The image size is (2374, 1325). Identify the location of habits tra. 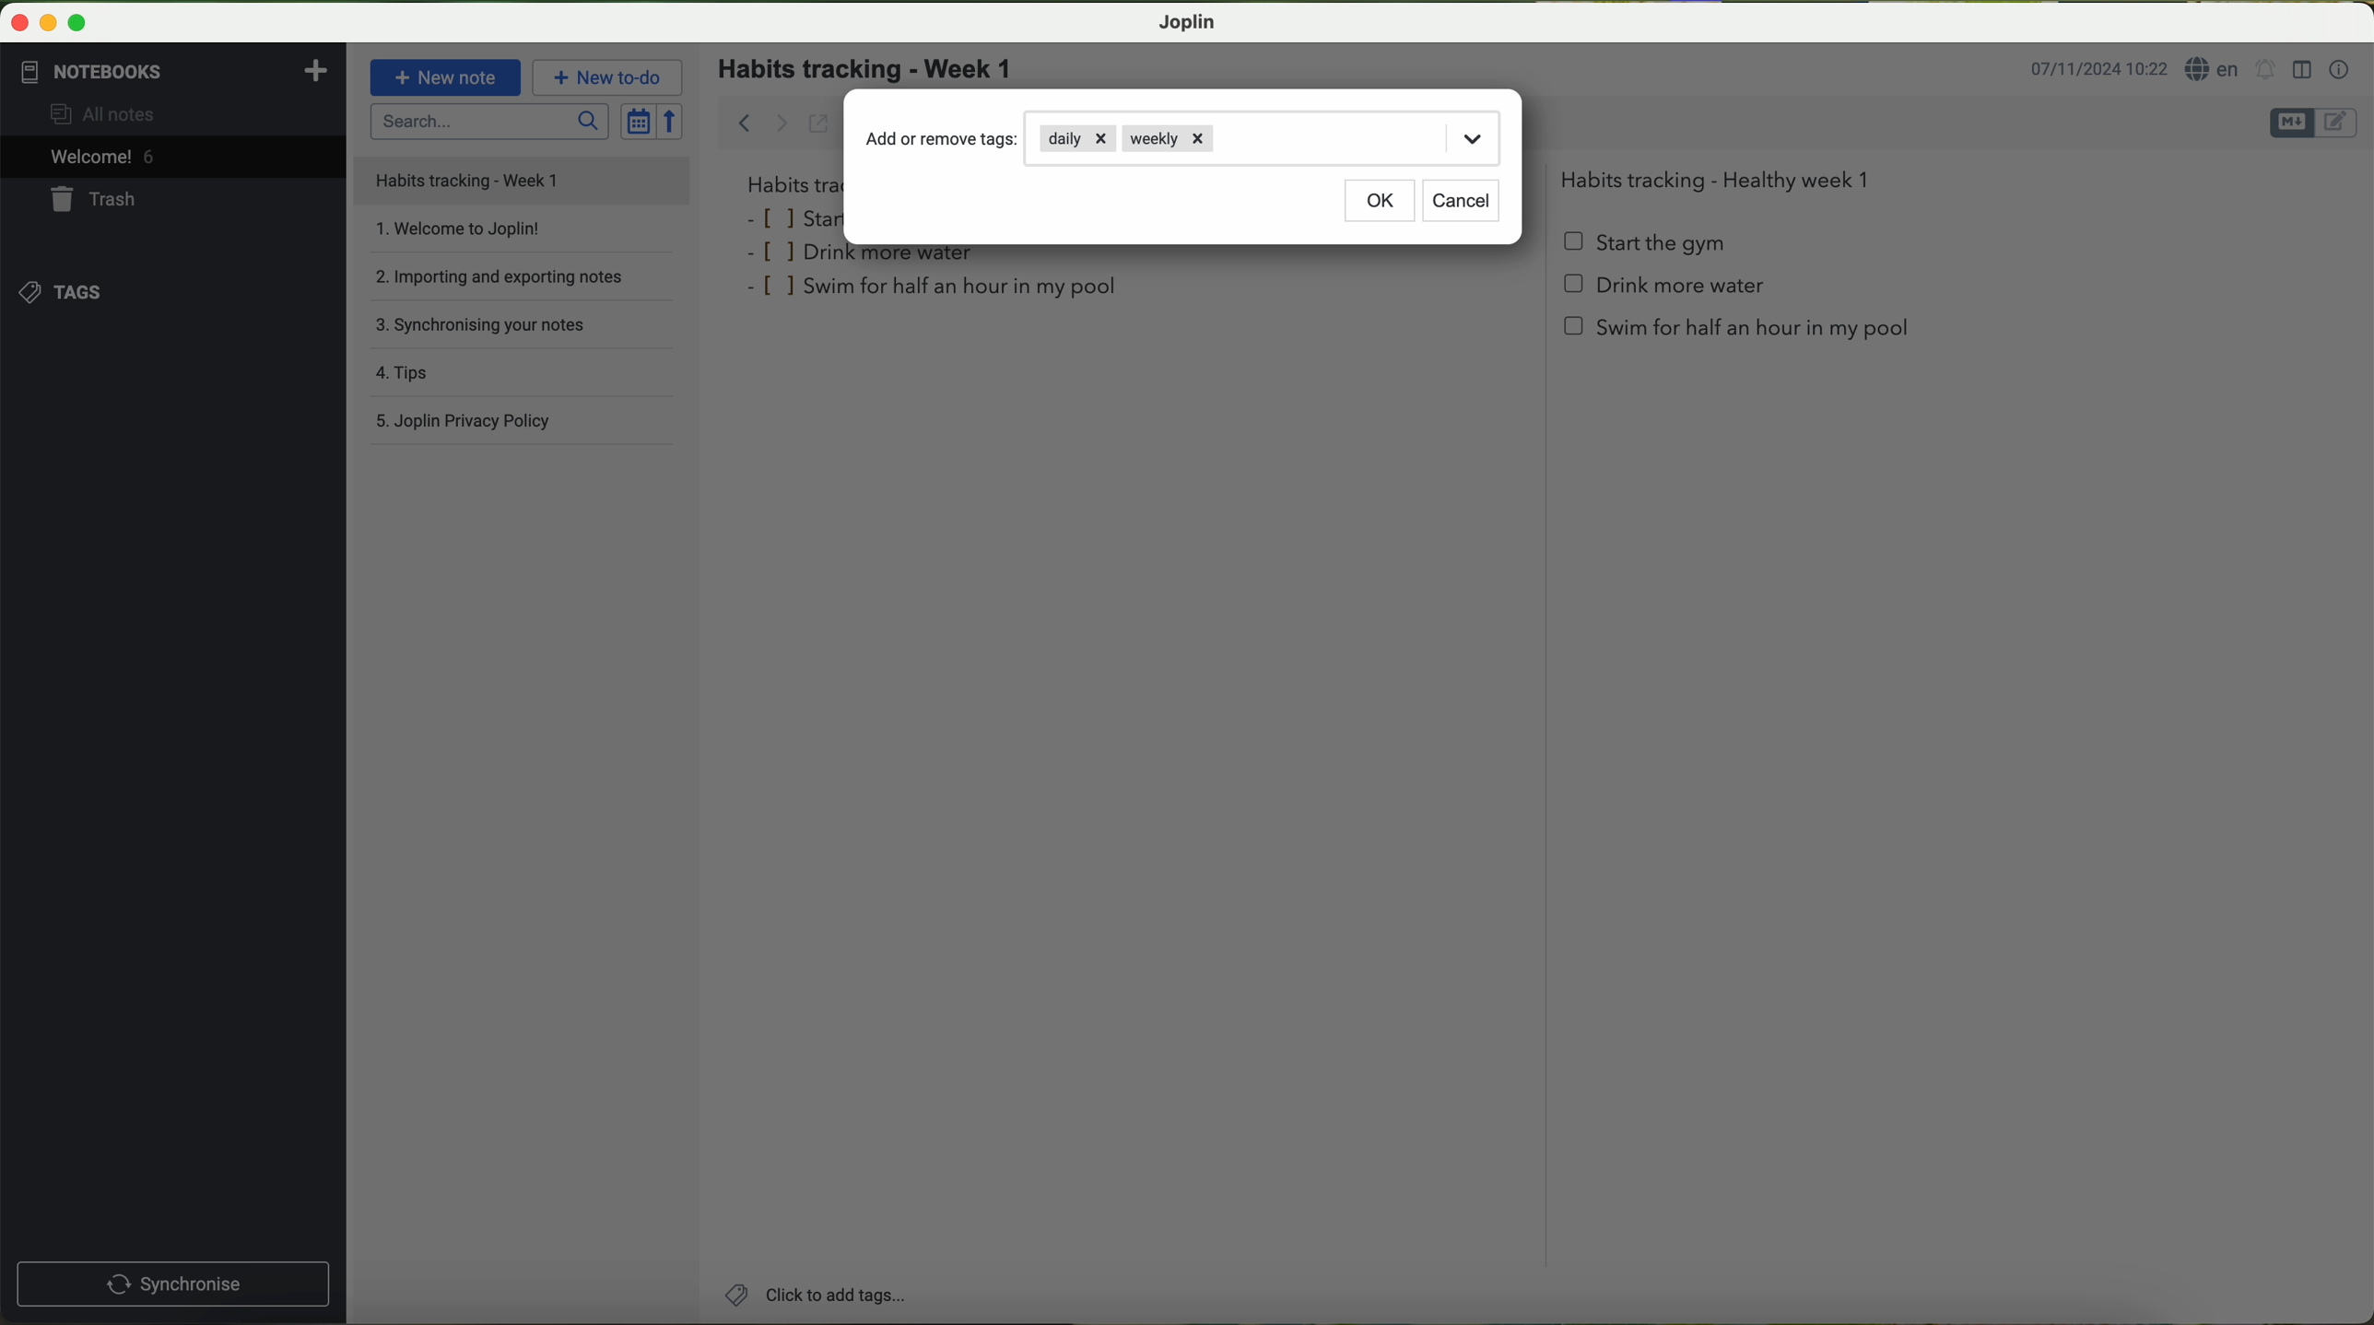
(791, 184).